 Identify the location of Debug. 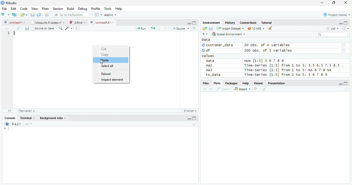
(83, 9).